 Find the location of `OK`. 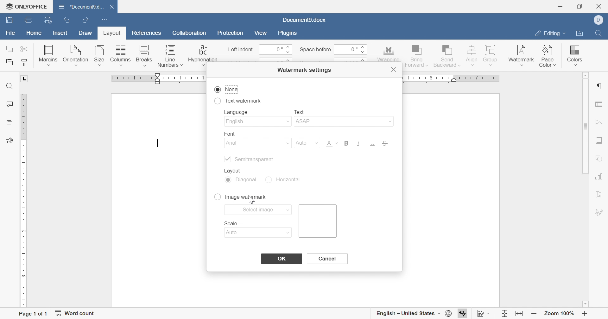

OK is located at coordinates (281, 259).